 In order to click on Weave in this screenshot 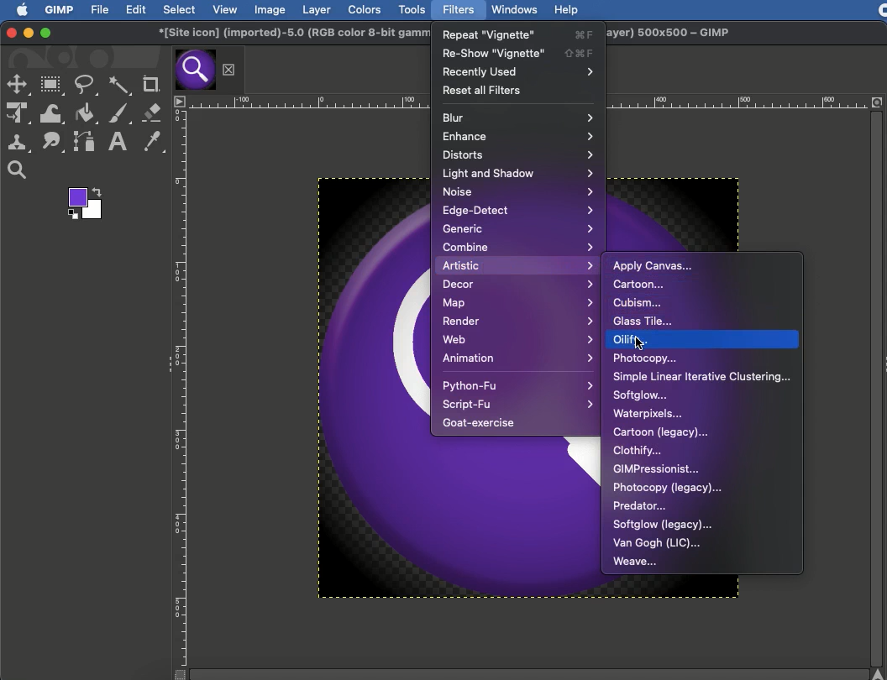, I will do `click(637, 561)`.